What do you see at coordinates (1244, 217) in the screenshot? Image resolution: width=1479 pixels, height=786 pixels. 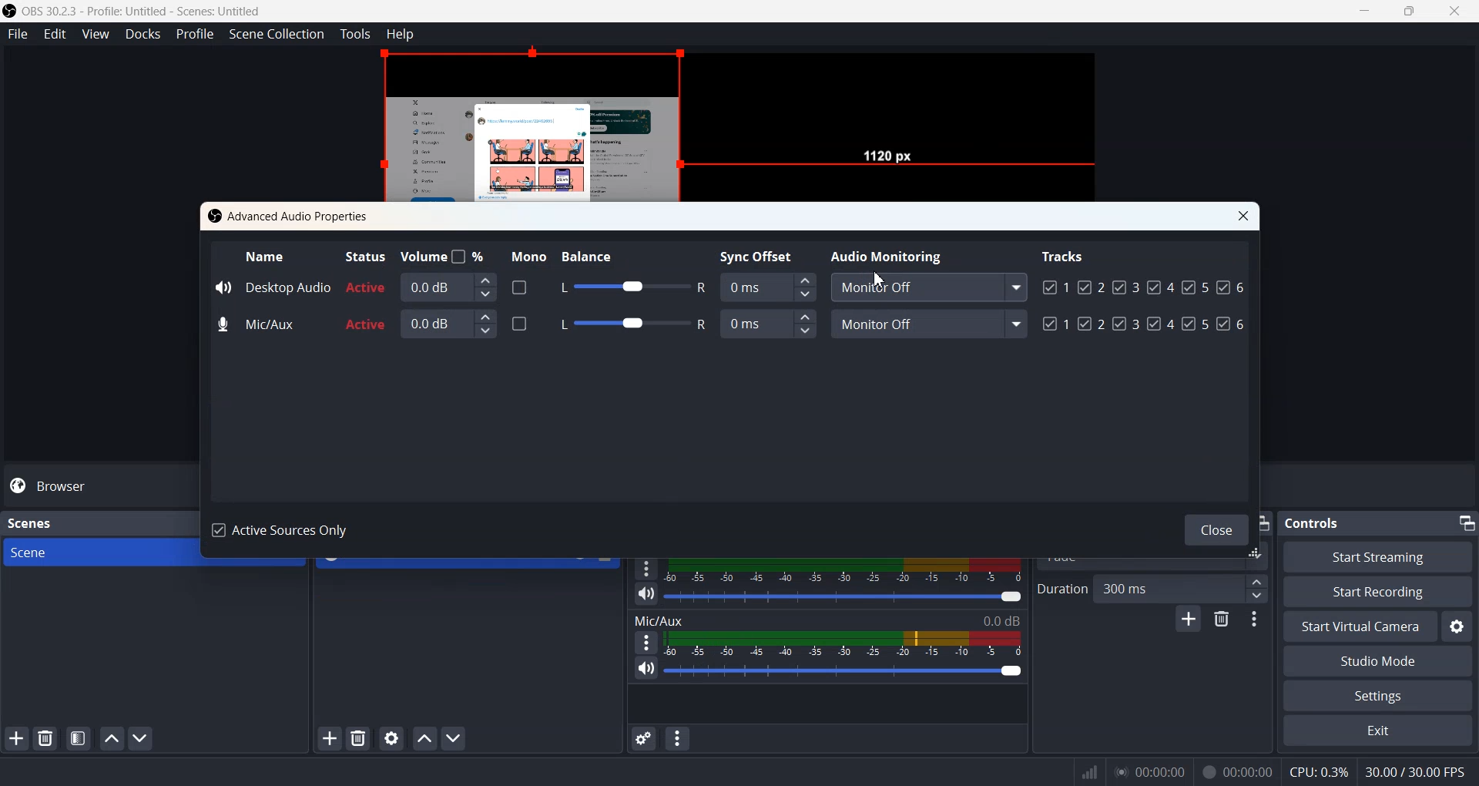 I see `Close` at bounding box center [1244, 217].